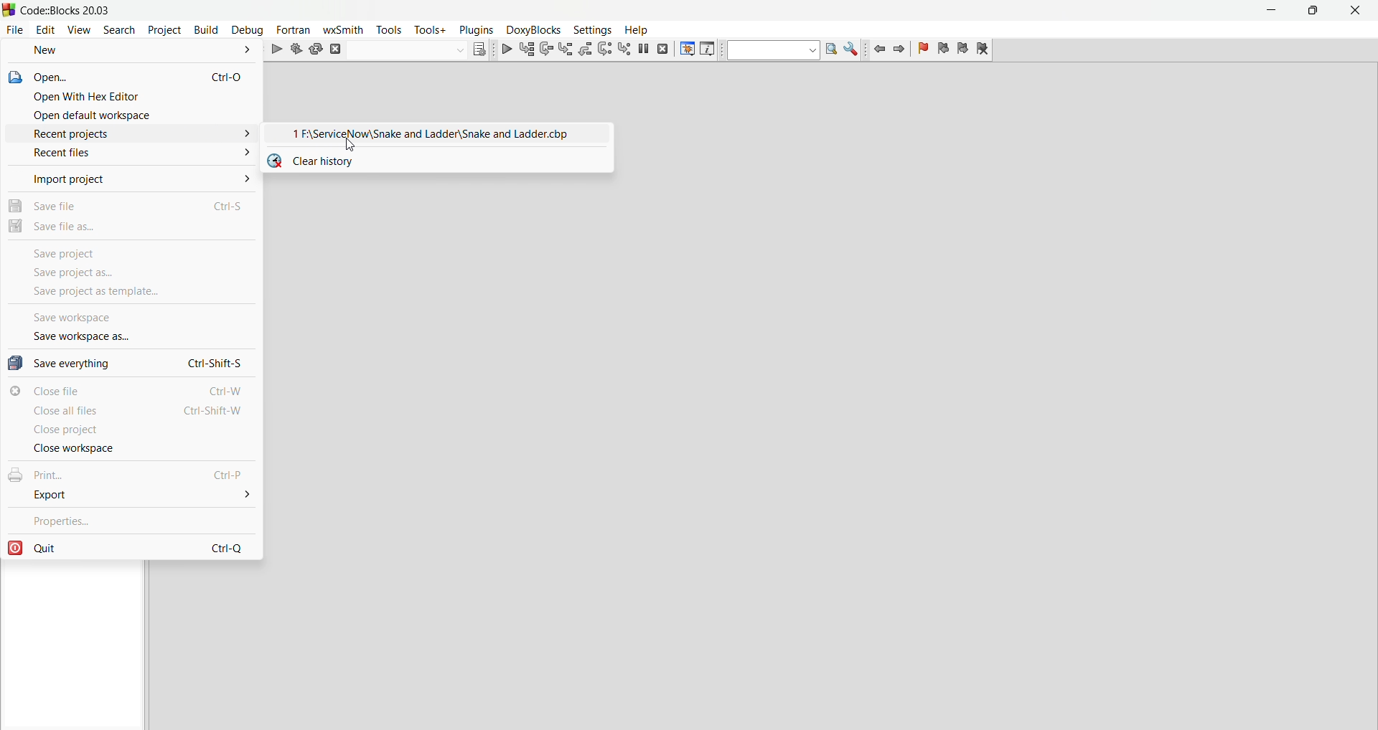 The width and height of the screenshot is (1378, 730). I want to click on next bookmark, so click(962, 49).